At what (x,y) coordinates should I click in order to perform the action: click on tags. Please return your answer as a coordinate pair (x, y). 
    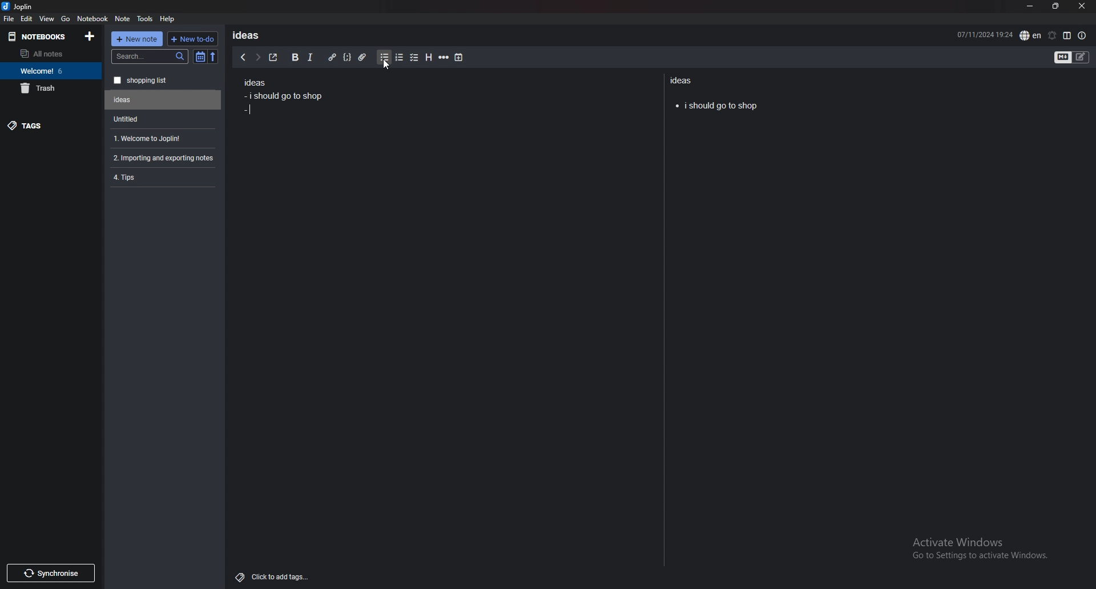
    Looking at the image, I should click on (51, 125).